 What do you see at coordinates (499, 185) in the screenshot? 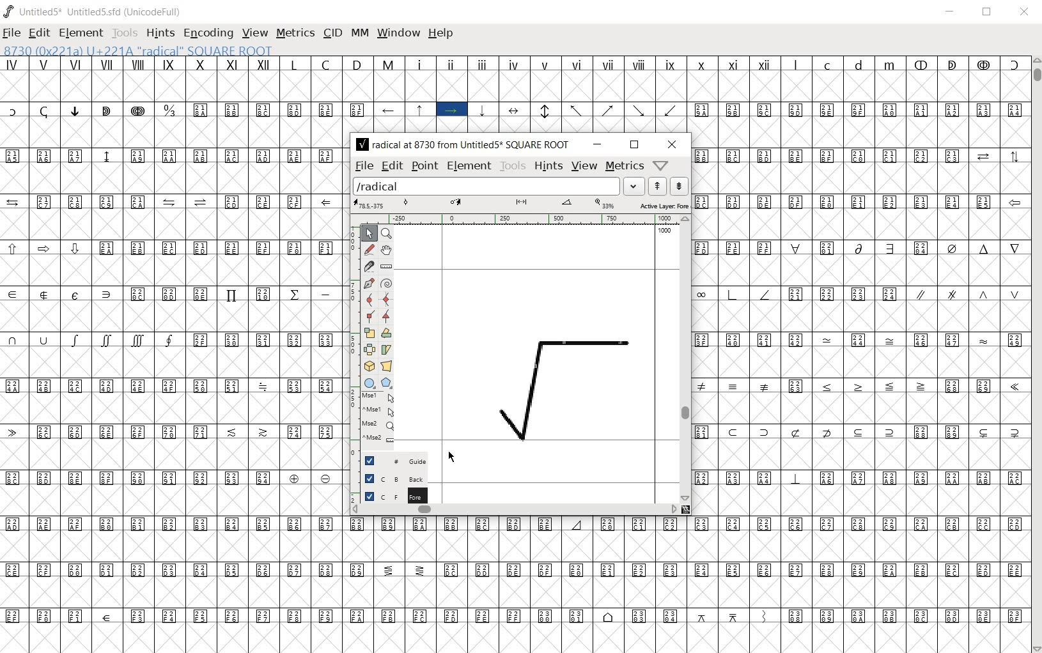
I see `load word list` at bounding box center [499, 185].